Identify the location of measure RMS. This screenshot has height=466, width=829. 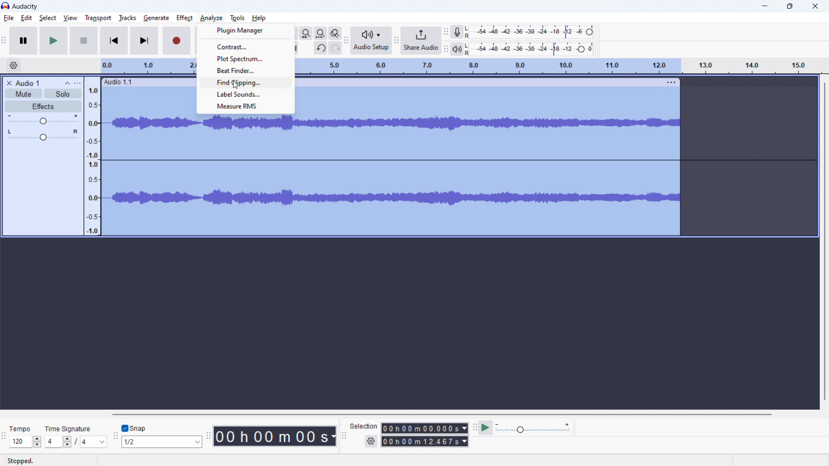
(247, 106).